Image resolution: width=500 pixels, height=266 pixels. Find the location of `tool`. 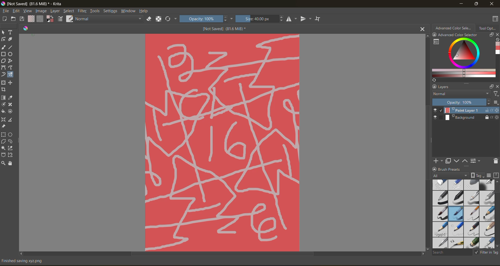

tool is located at coordinates (4, 126).